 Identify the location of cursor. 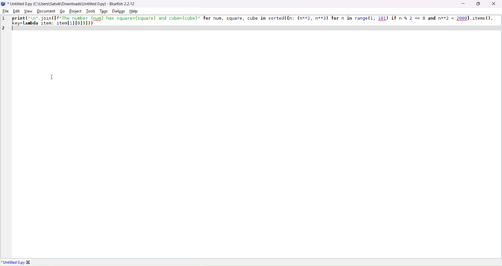
(50, 77).